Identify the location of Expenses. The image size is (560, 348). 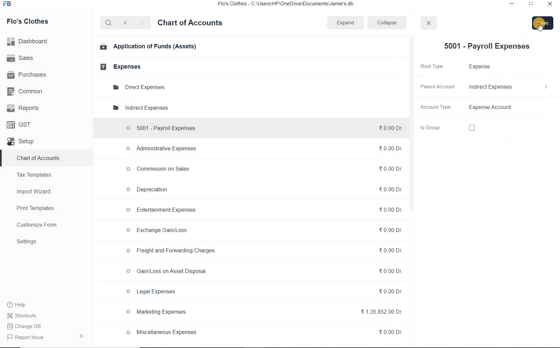
(118, 67).